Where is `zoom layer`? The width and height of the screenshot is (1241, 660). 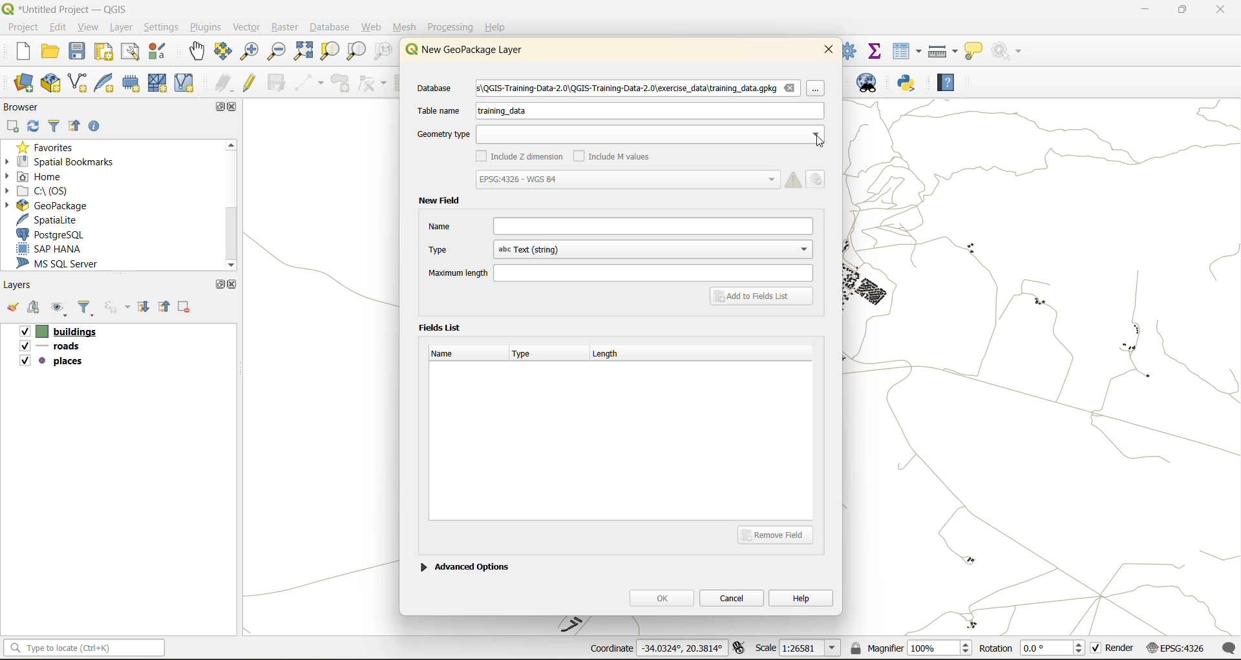
zoom layer is located at coordinates (356, 52).